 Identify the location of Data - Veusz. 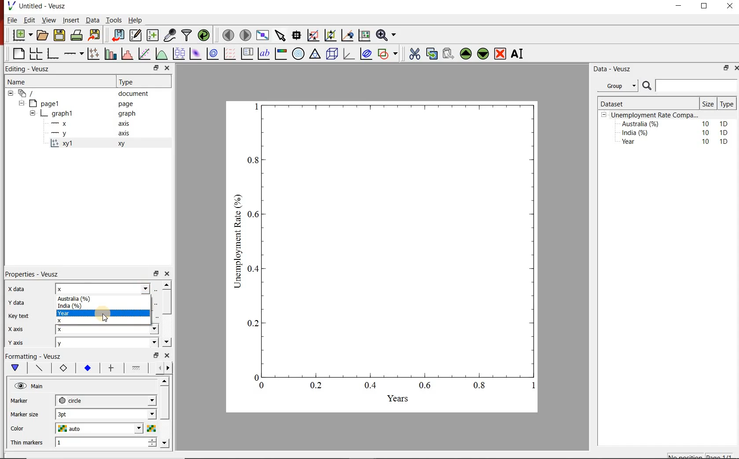
(621, 69).